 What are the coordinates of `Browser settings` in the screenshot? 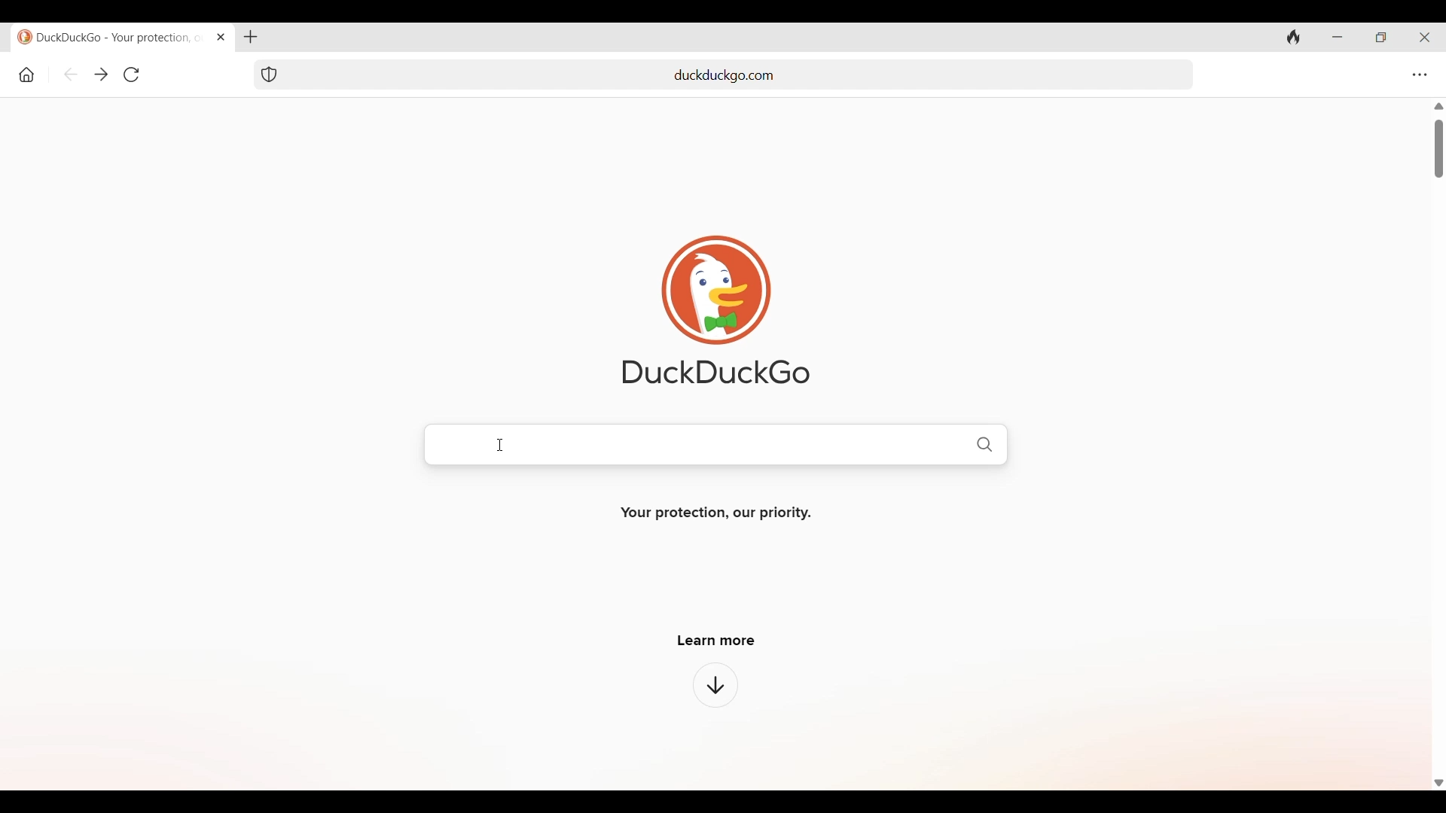 It's located at (1420, 75).